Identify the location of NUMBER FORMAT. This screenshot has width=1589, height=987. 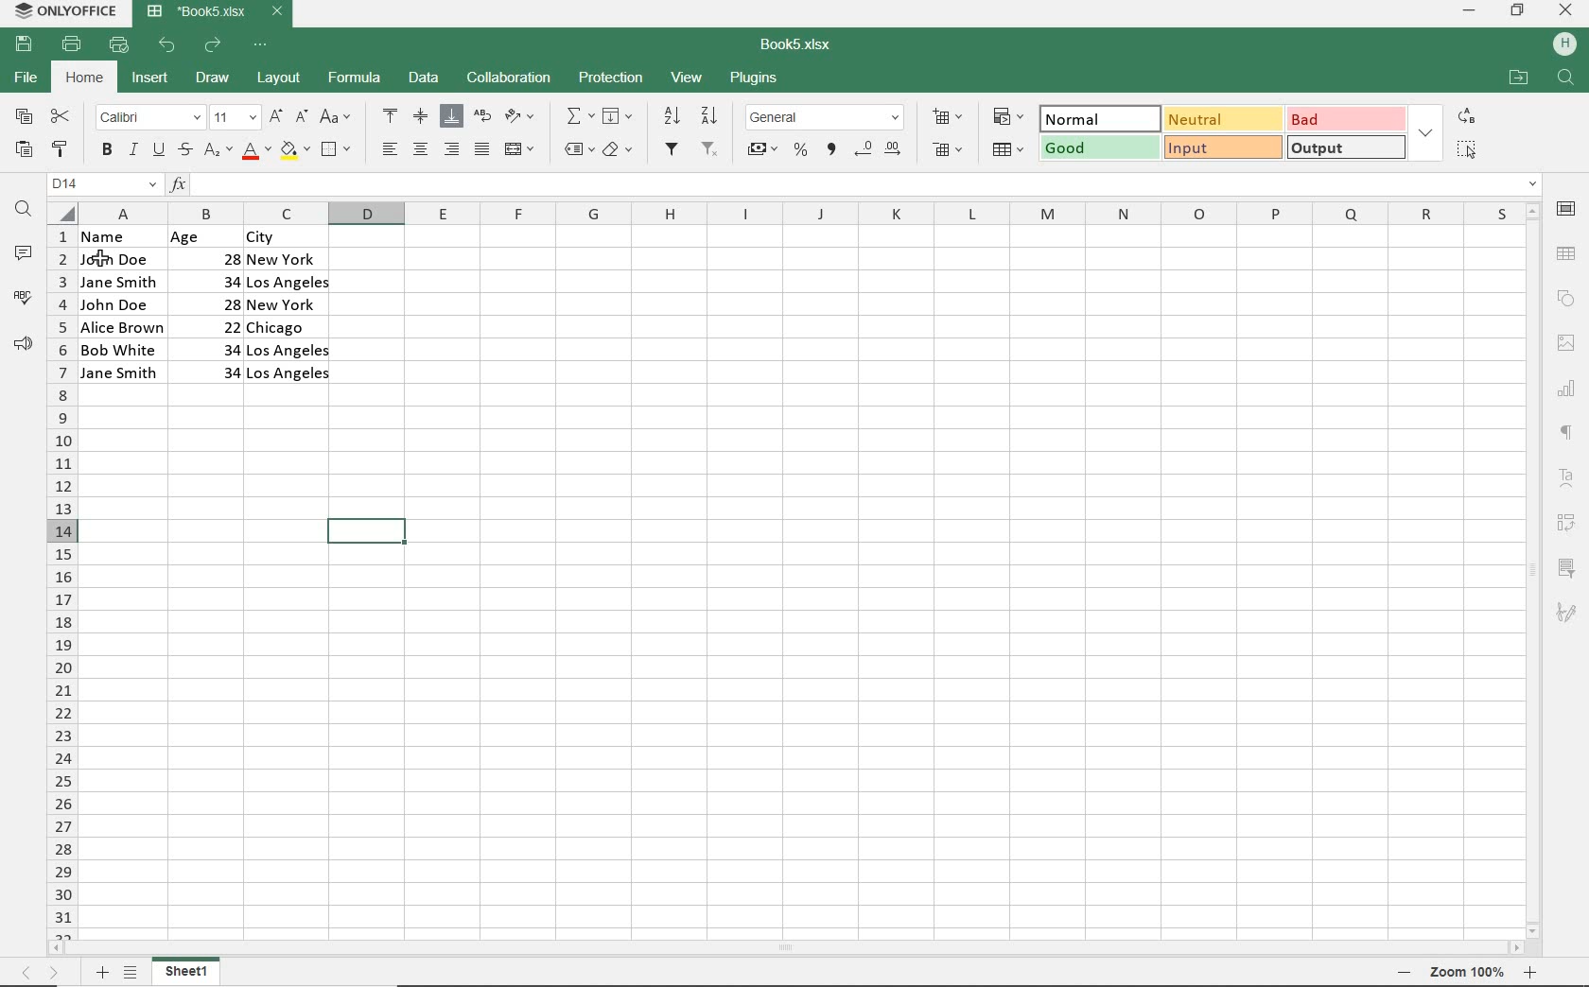
(827, 116).